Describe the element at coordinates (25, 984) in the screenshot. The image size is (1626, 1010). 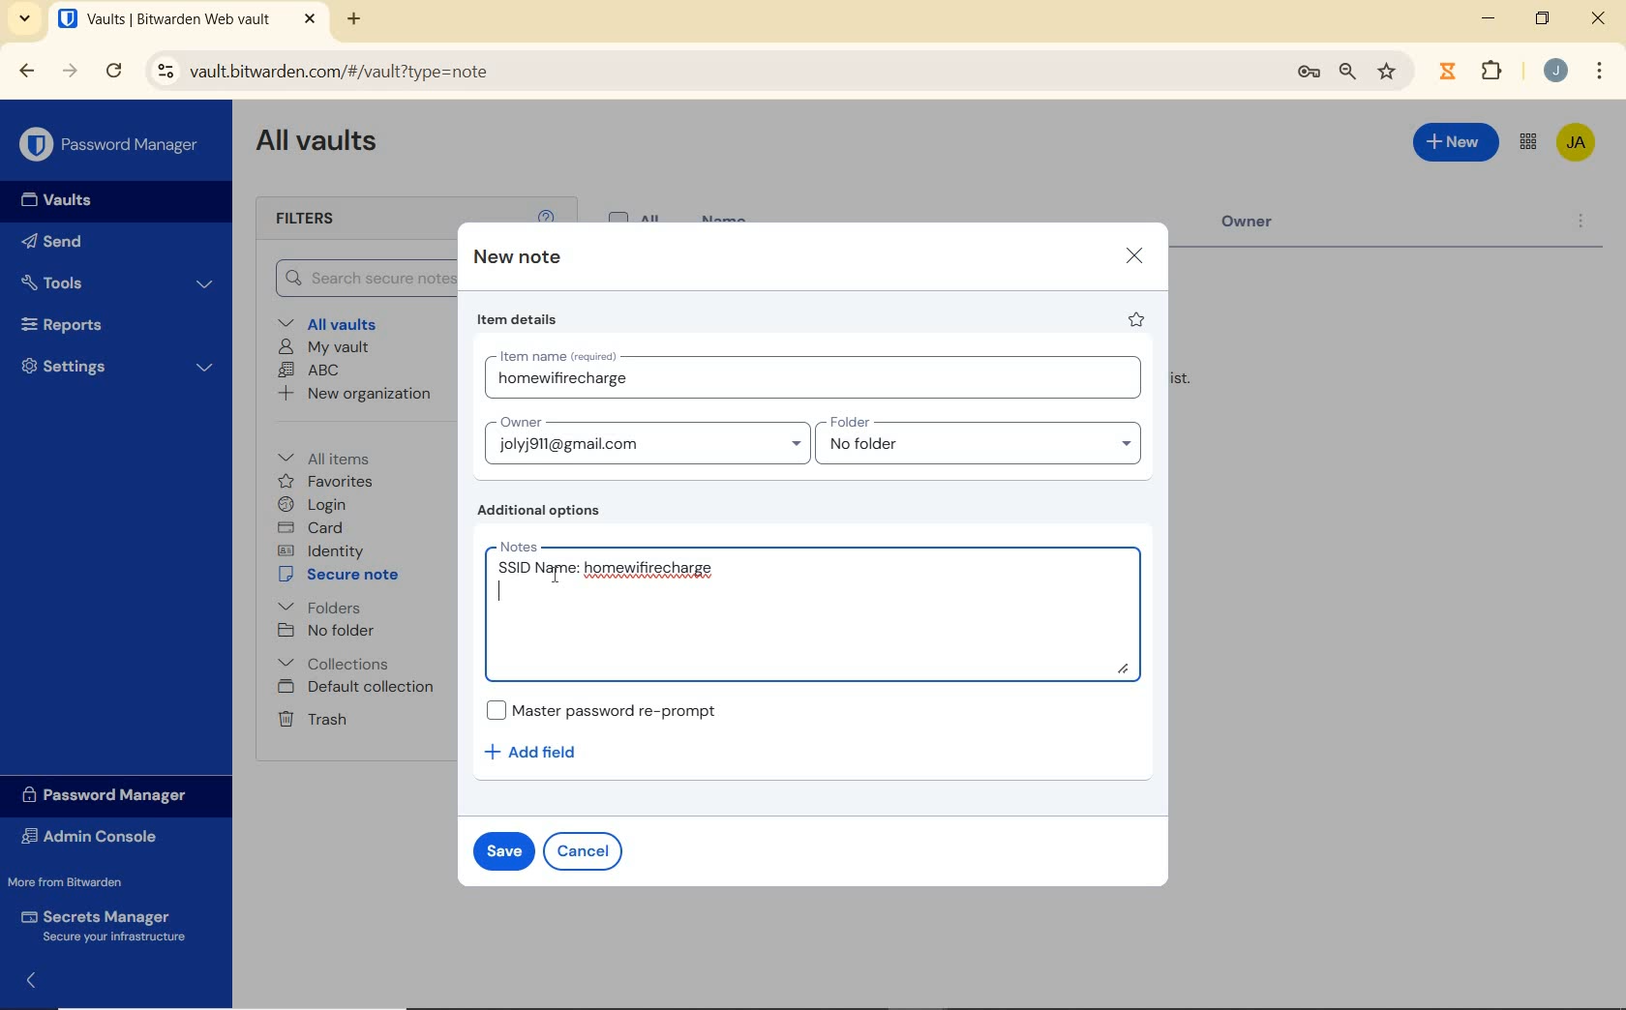
I see `expand/collapse` at that location.